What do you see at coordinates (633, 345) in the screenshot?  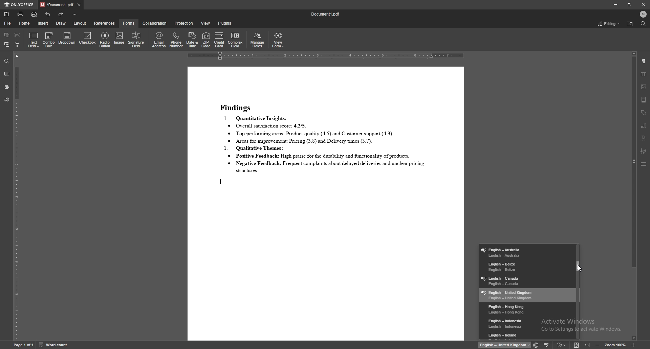 I see `zoom in` at bounding box center [633, 345].